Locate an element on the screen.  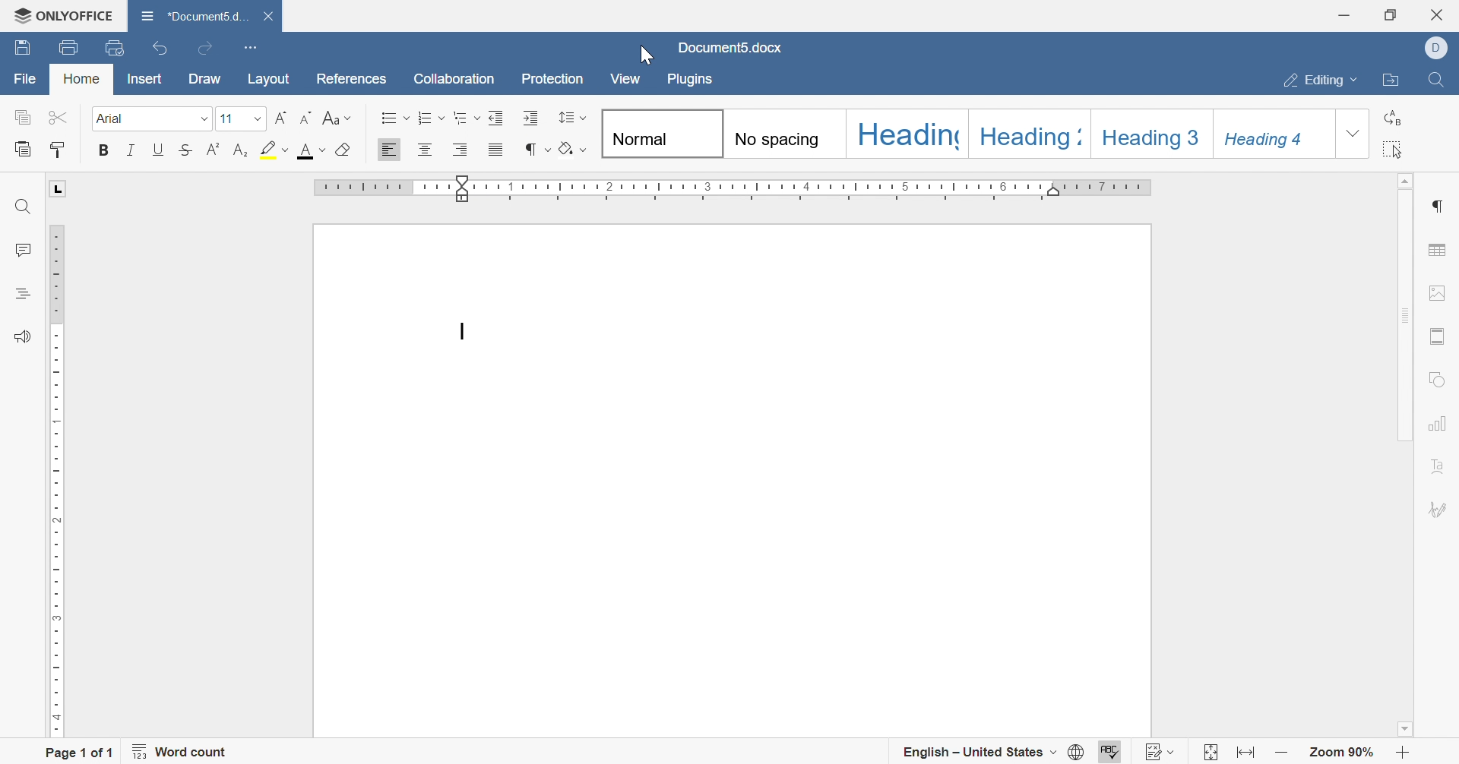
header and footer settings is located at coordinates (1440, 335).